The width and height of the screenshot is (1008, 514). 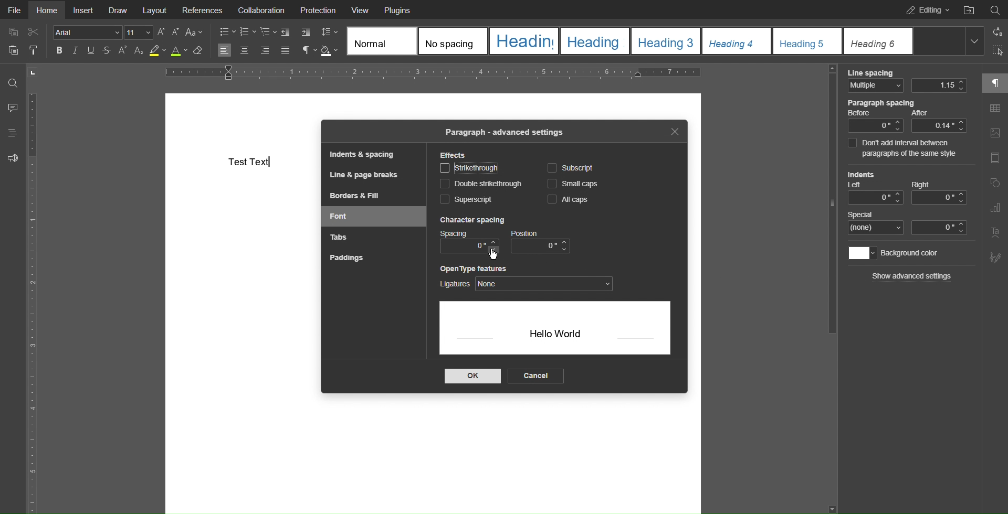 What do you see at coordinates (674, 131) in the screenshot?
I see `Close` at bounding box center [674, 131].